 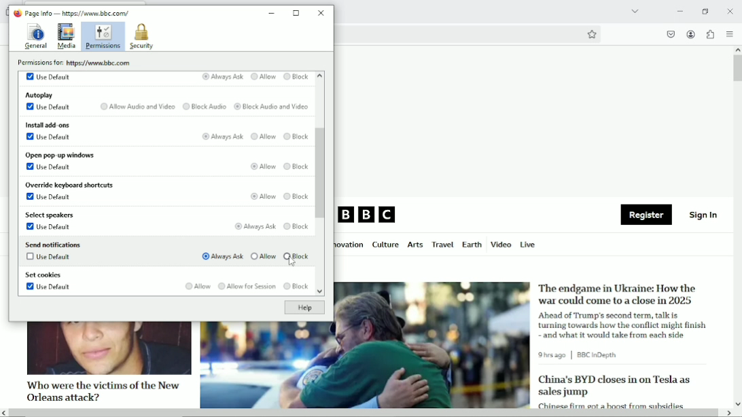 I want to click on Allow, so click(x=196, y=286).